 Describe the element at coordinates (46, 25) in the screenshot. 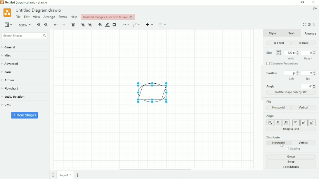

I see `Zoom out` at that location.